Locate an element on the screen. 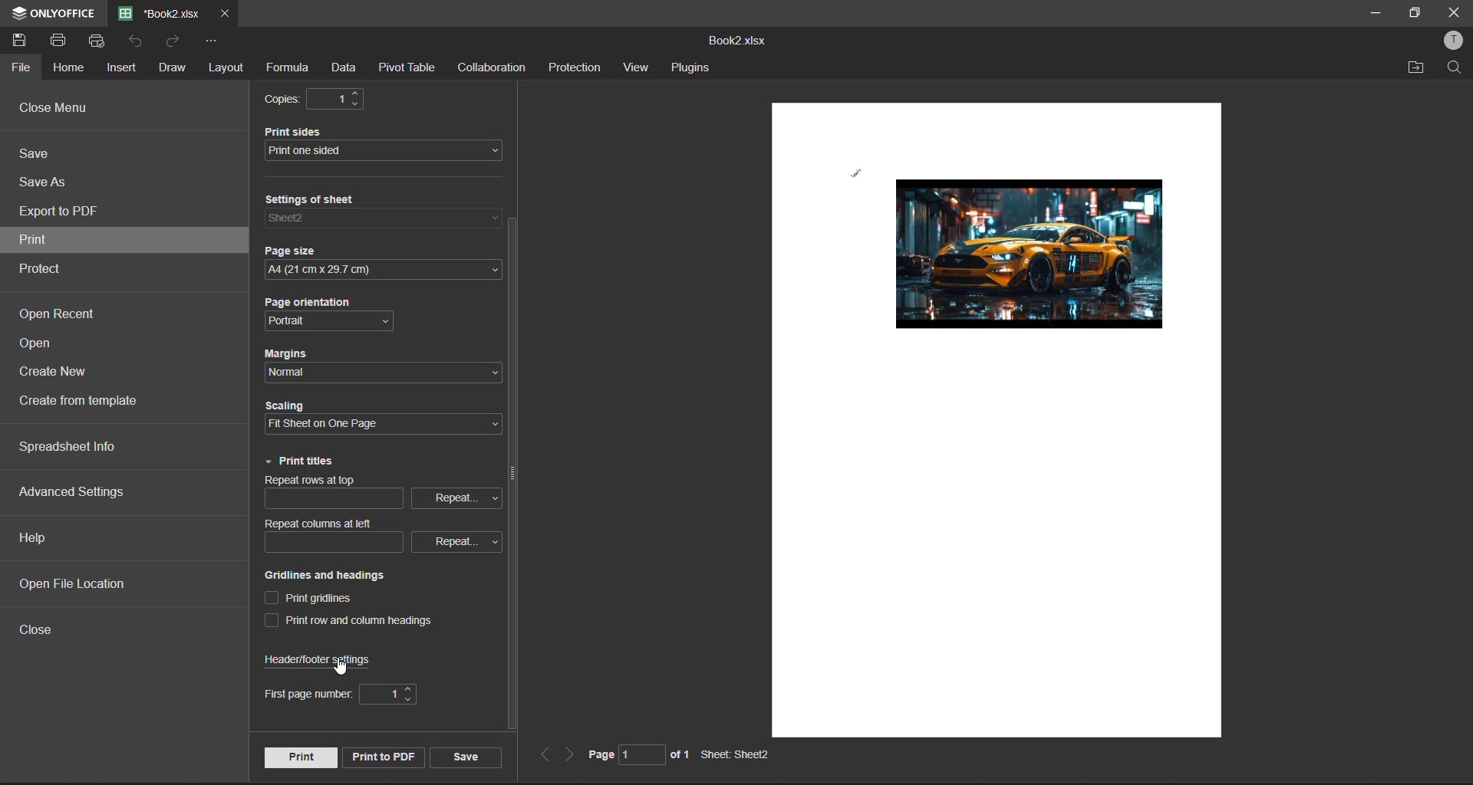 The width and height of the screenshot is (1473, 785). home is located at coordinates (71, 66).